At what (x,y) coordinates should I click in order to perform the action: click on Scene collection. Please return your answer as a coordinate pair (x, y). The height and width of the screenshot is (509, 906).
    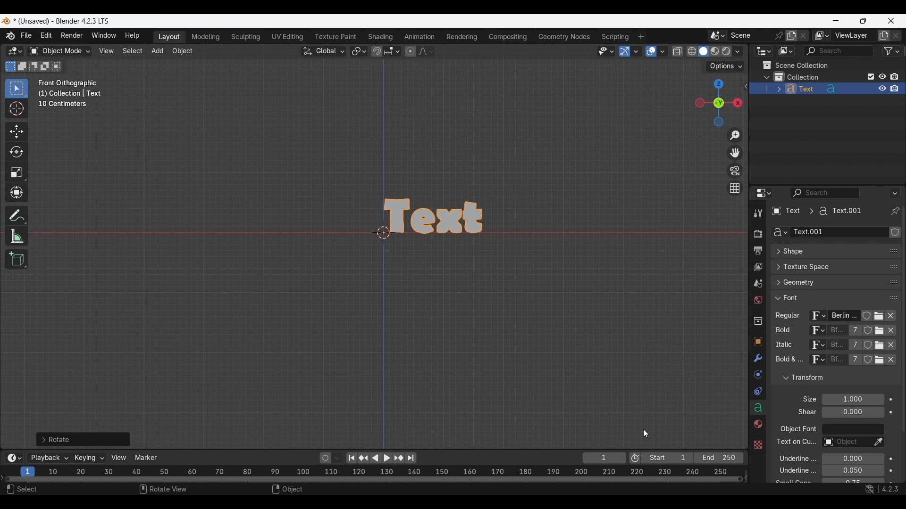
    Looking at the image, I should click on (795, 65).